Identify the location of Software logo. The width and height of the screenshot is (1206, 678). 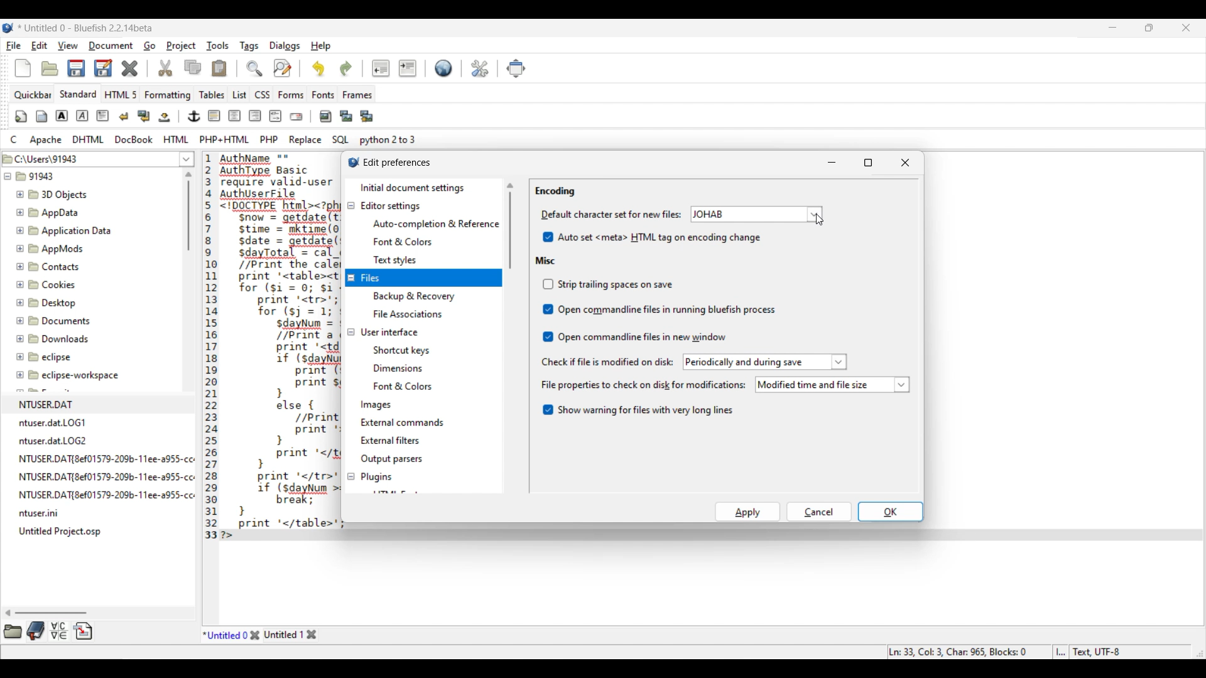
(8, 28).